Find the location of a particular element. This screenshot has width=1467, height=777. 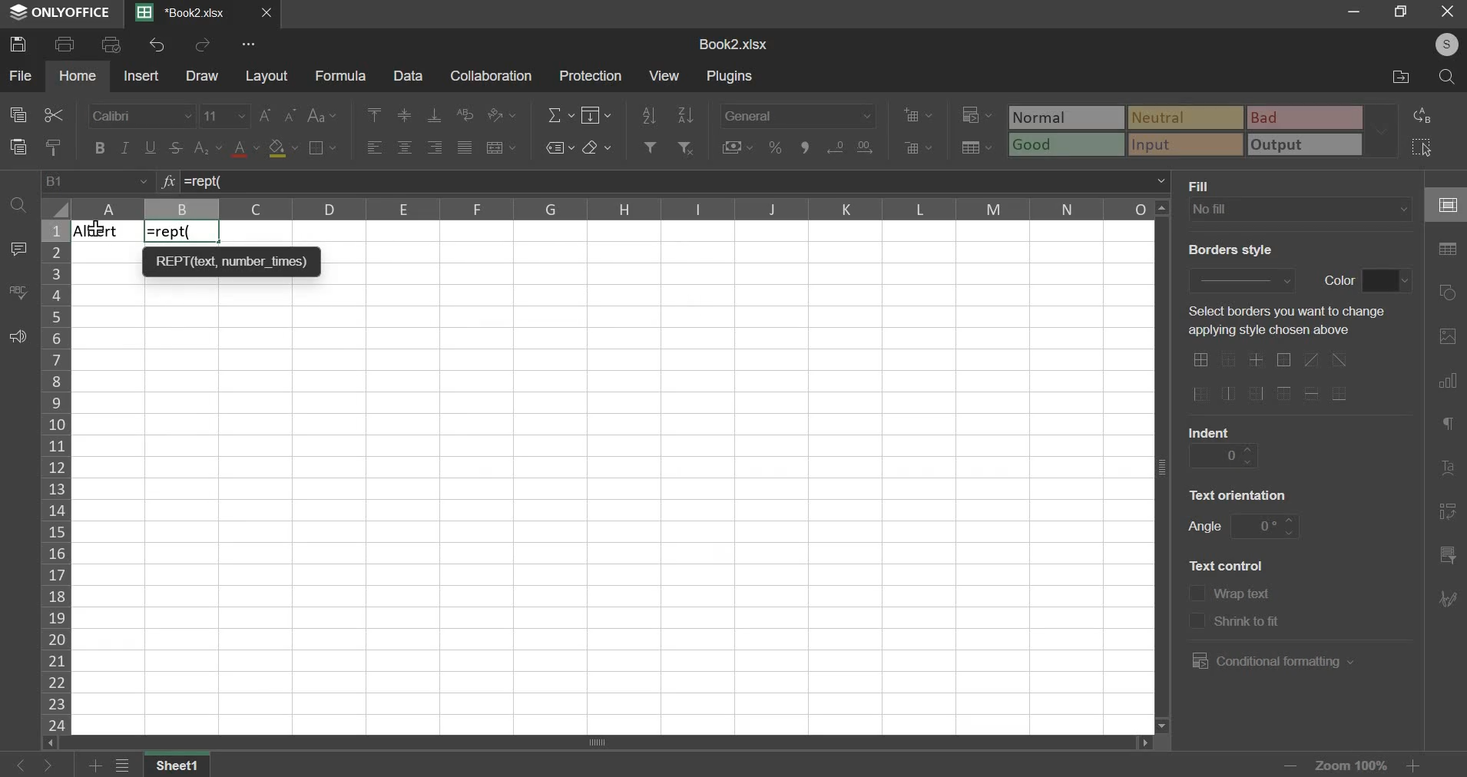

redo is located at coordinates (204, 45).